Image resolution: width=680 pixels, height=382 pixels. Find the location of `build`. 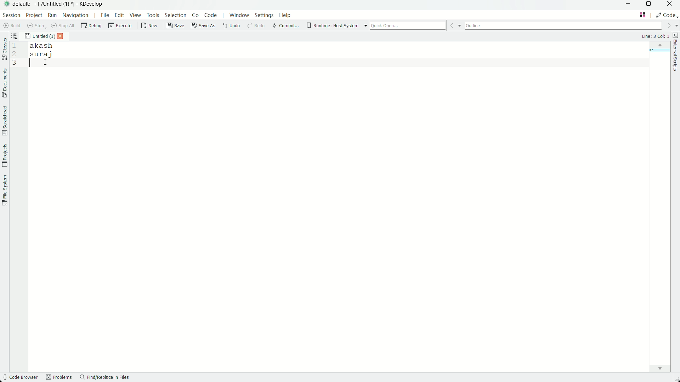

build is located at coordinates (11, 25).